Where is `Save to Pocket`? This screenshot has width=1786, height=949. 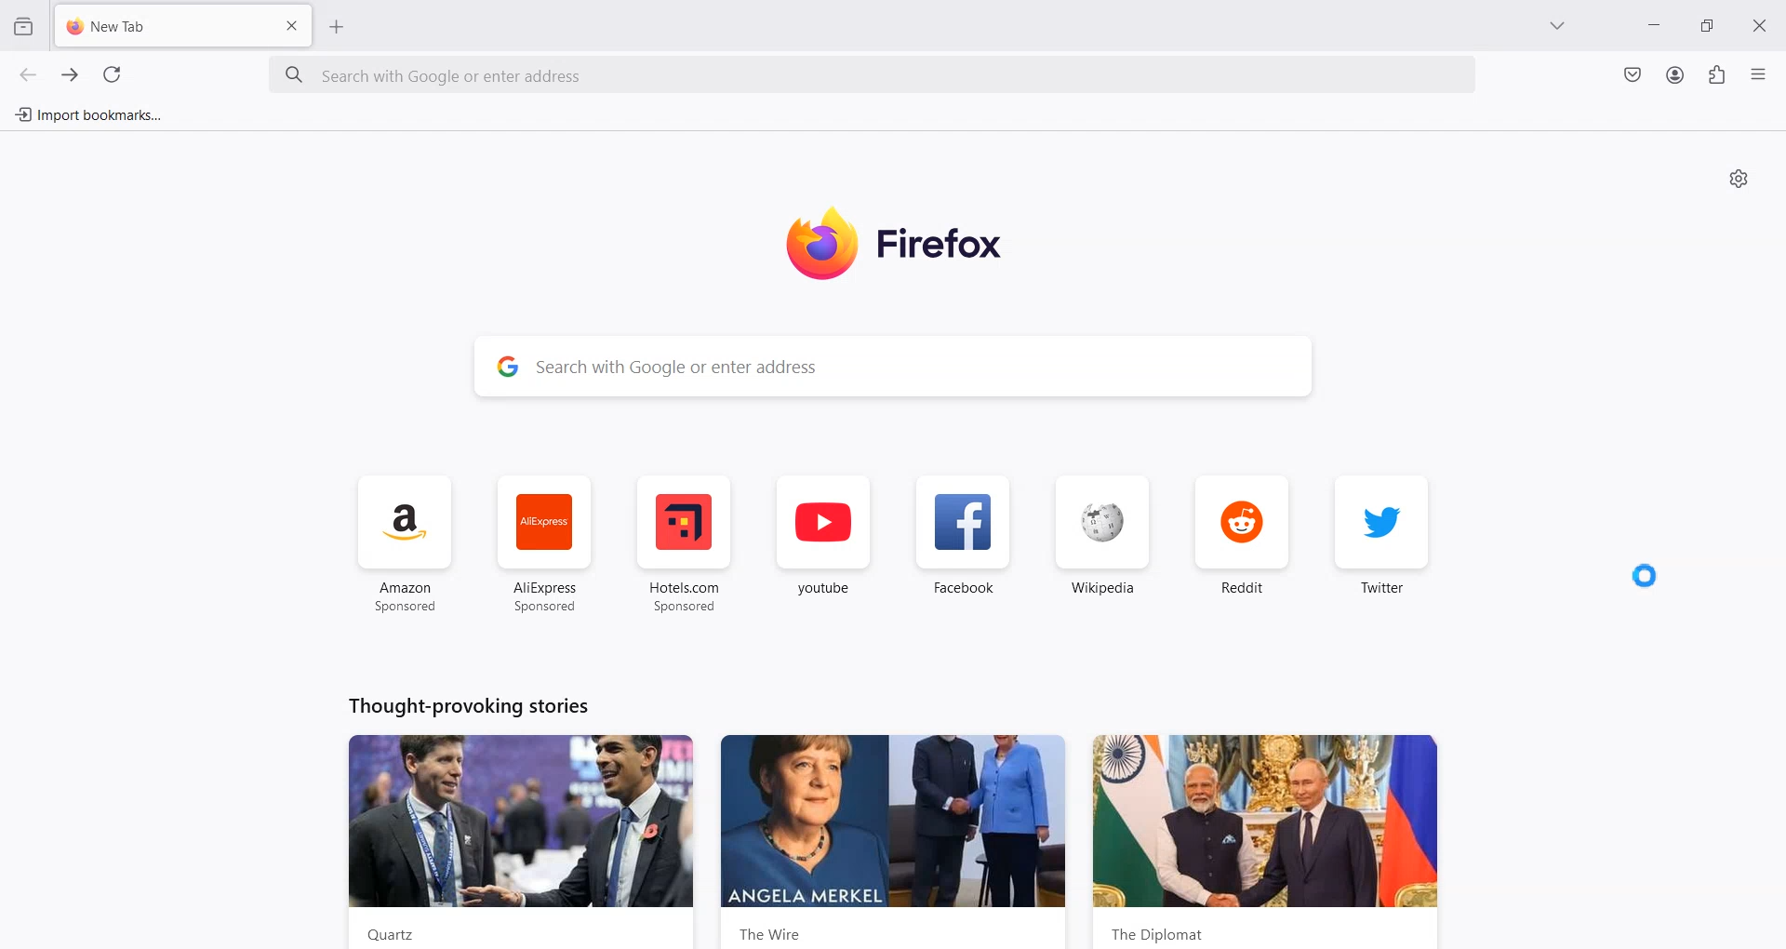
Save to Pocket is located at coordinates (1631, 74).